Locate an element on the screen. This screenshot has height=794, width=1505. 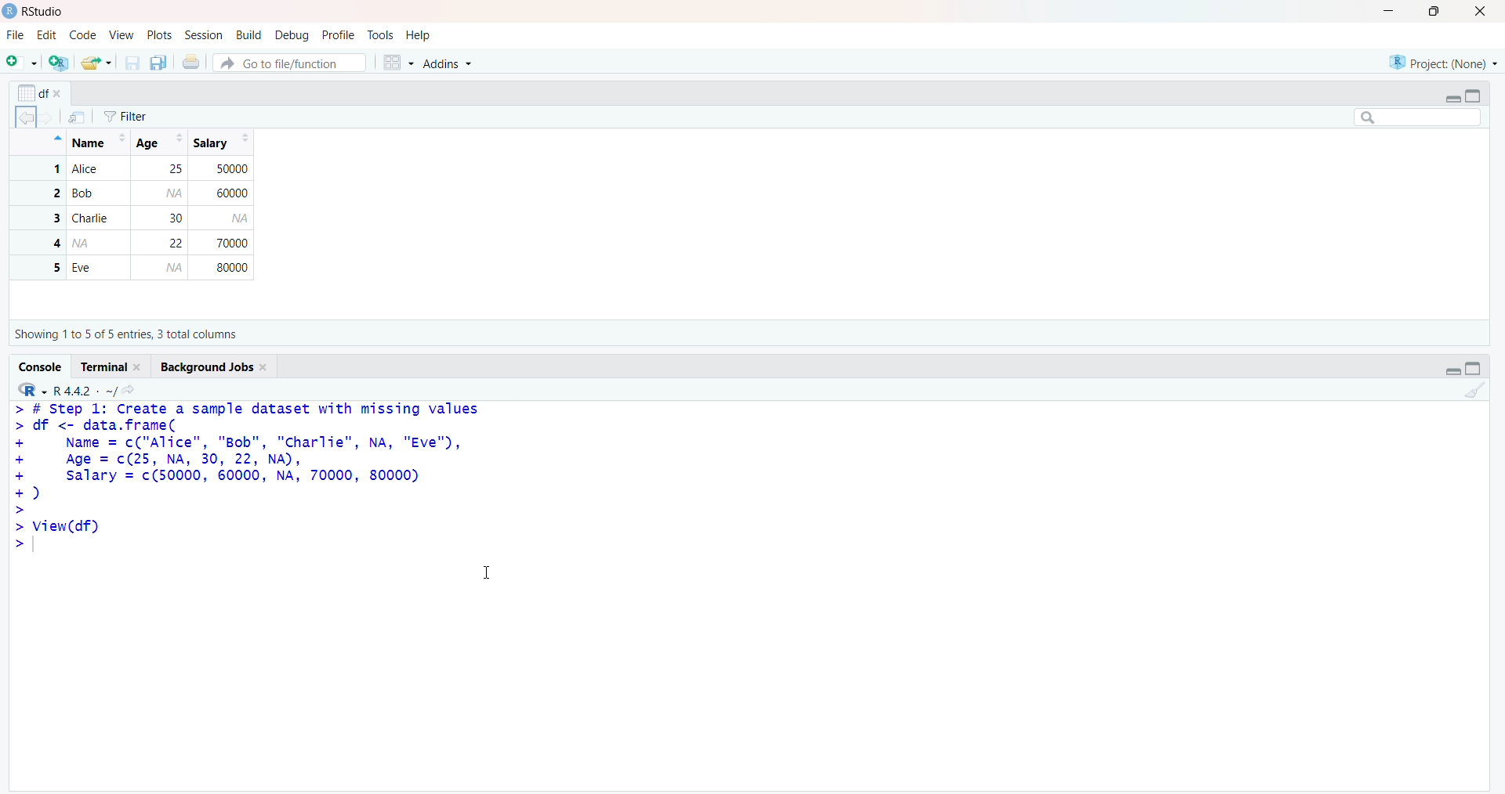
Show in new window is located at coordinates (82, 116).